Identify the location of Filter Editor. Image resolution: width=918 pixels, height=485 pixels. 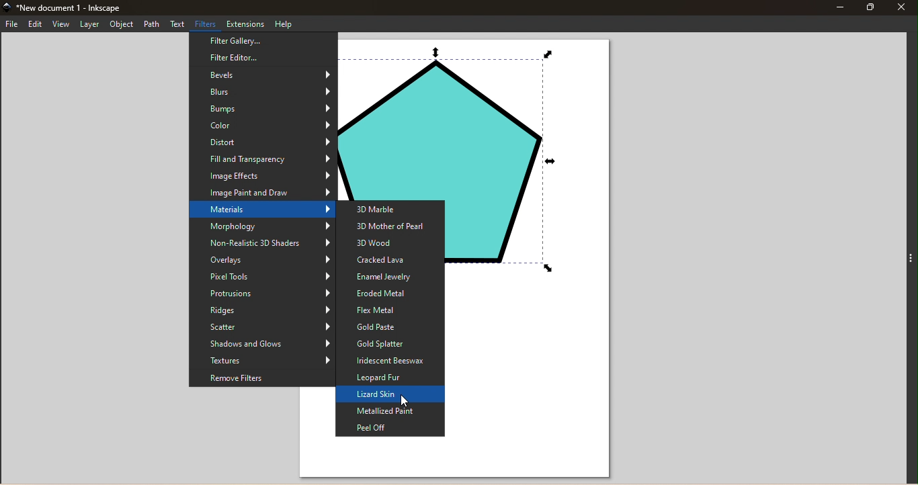
(263, 57).